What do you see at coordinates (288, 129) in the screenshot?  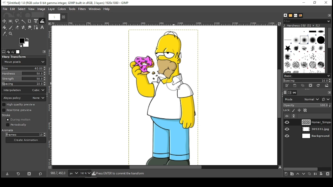 I see `layer visibility on/off` at bounding box center [288, 129].